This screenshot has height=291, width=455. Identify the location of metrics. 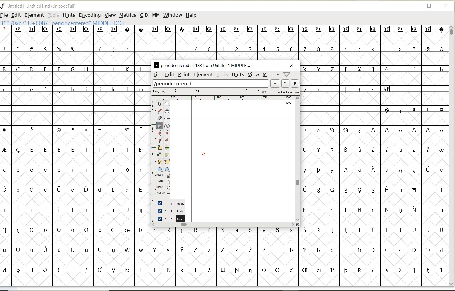
(271, 75).